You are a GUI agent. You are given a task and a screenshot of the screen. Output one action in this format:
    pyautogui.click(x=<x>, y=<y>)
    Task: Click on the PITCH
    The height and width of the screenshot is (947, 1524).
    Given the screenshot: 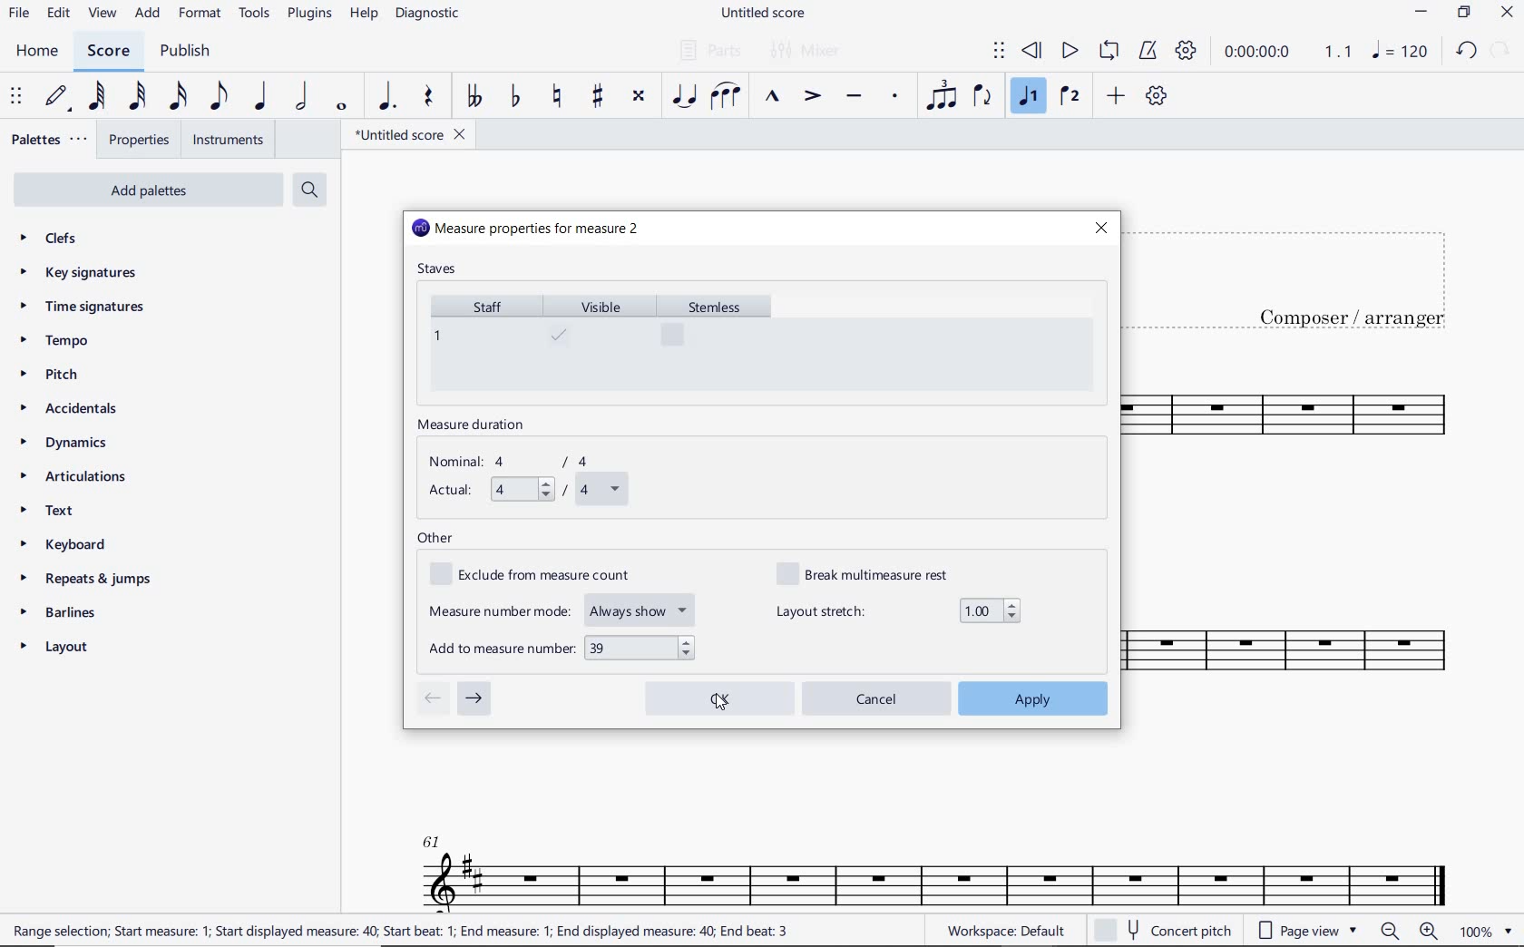 What is the action you would take?
    pyautogui.click(x=66, y=374)
    